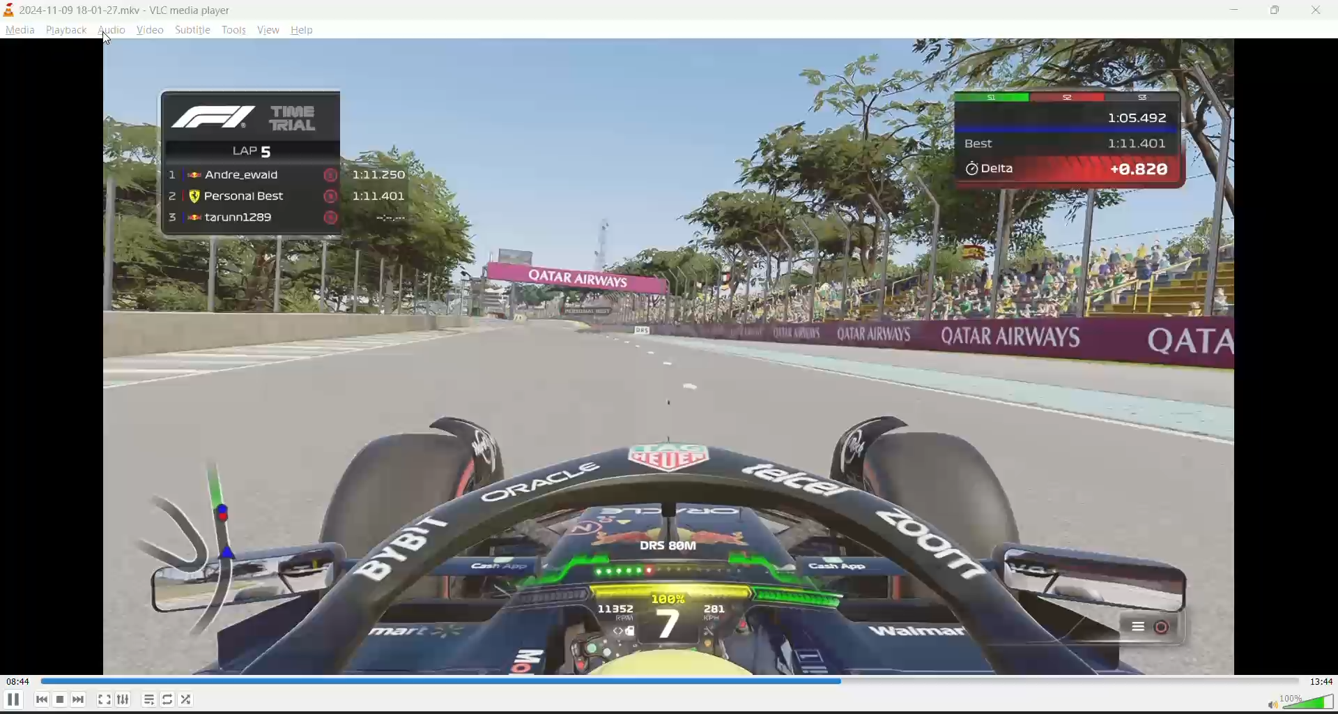  I want to click on next, so click(77, 699).